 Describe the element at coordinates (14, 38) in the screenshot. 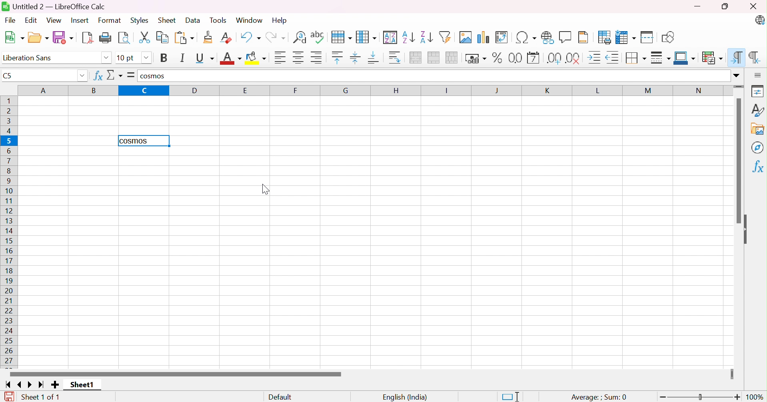

I see `New` at that location.